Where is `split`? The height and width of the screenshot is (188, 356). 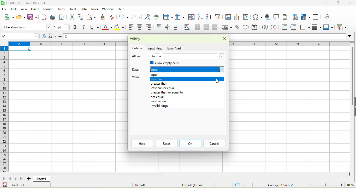
split is located at coordinates (216, 27).